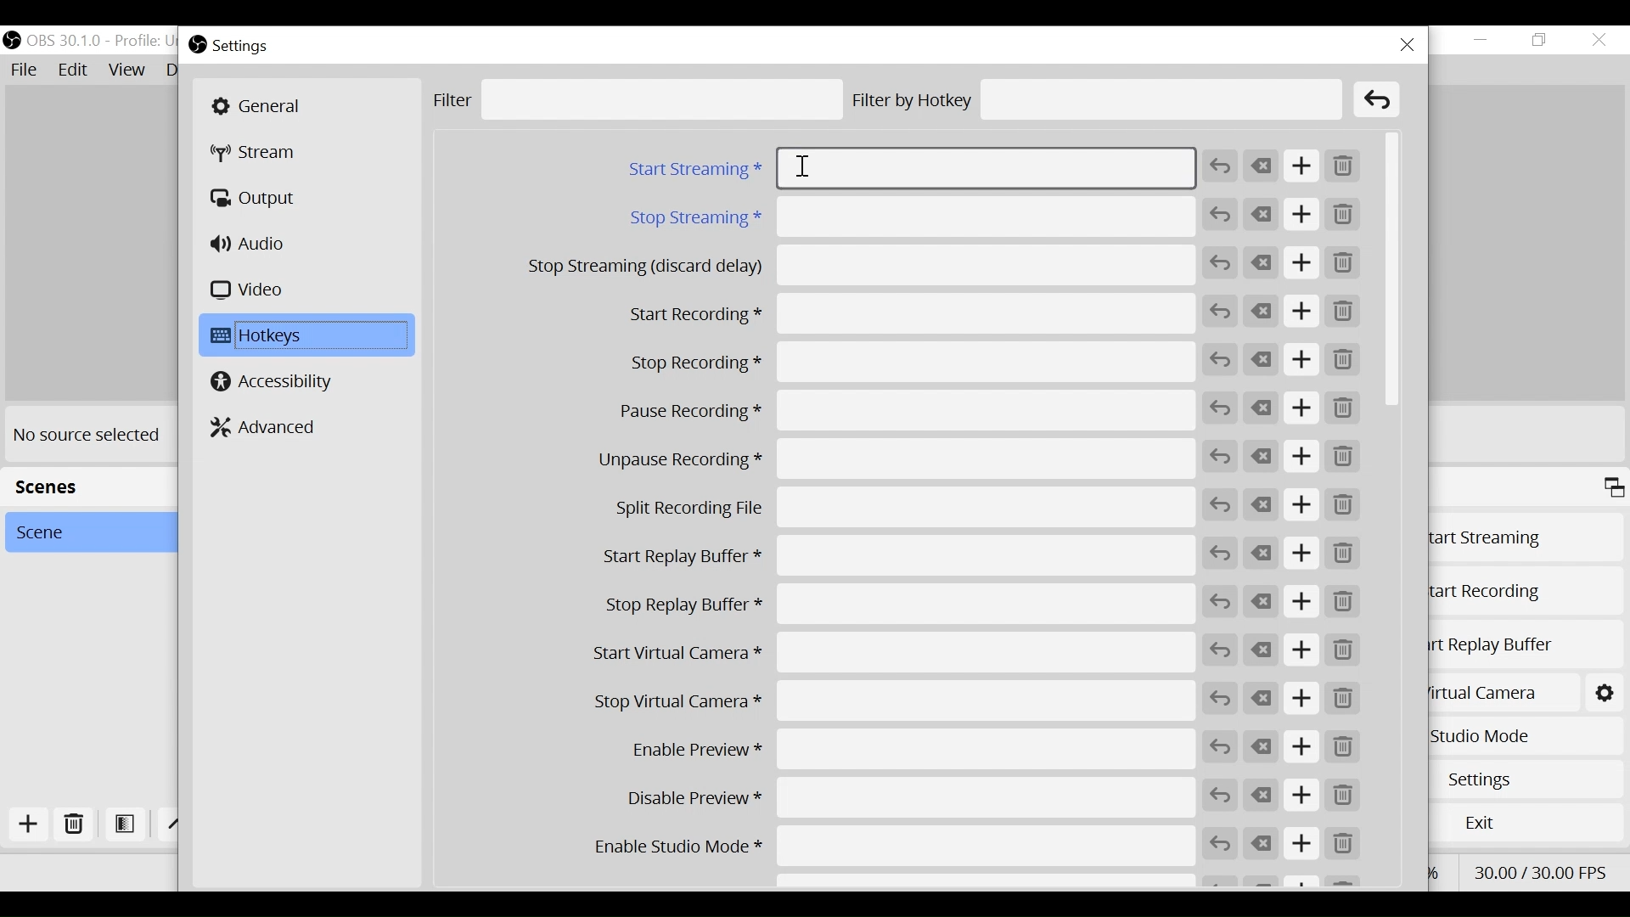 Image resolution: width=1630 pixels, height=917 pixels. What do you see at coordinates (1389, 268) in the screenshot?
I see `Vertical Scroll bar` at bounding box center [1389, 268].